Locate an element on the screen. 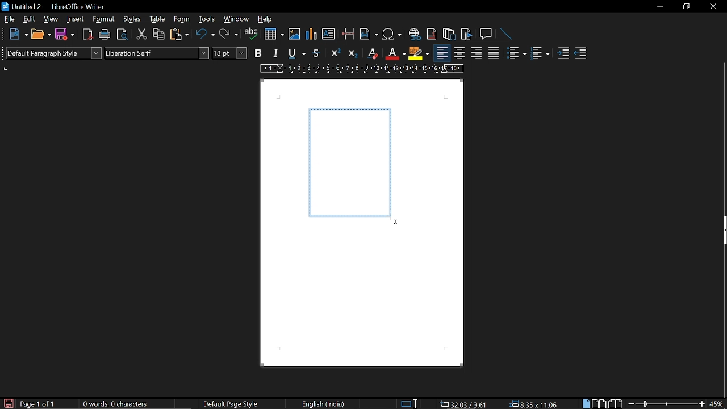  paragraph style is located at coordinates (53, 52).